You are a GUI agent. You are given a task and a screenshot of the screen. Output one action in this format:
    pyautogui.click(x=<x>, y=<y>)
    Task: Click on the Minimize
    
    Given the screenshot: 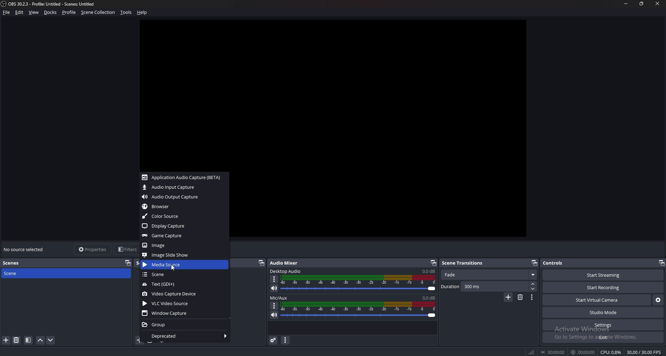 What is the action you would take?
    pyautogui.click(x=625, y=3)
    